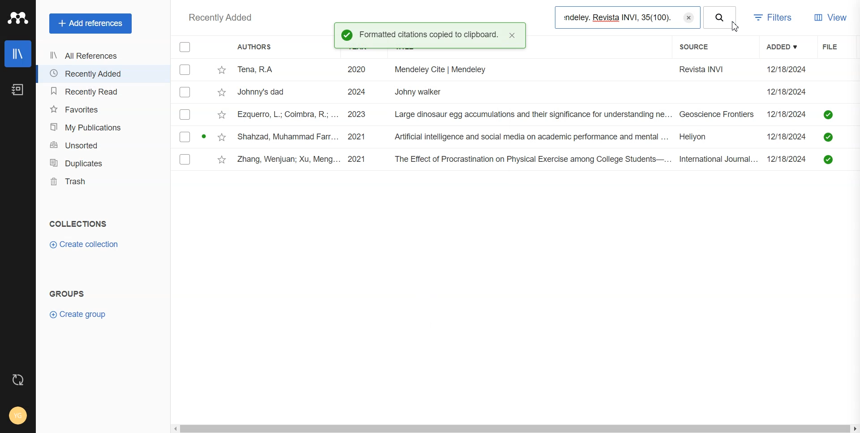 Image resolution: width=860 pixels, height=433 pixels. I want to click on Notebook, so click(18, 89).